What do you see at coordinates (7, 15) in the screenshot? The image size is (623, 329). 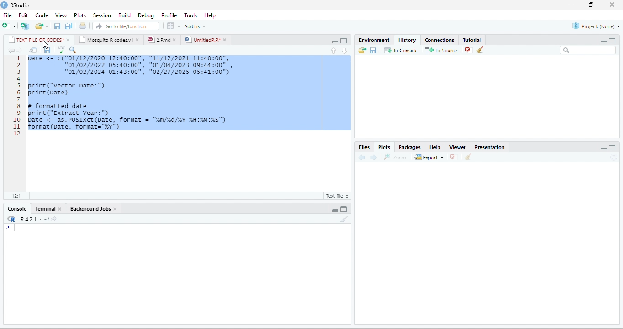 I see `File` at bounding box center [7, 15].